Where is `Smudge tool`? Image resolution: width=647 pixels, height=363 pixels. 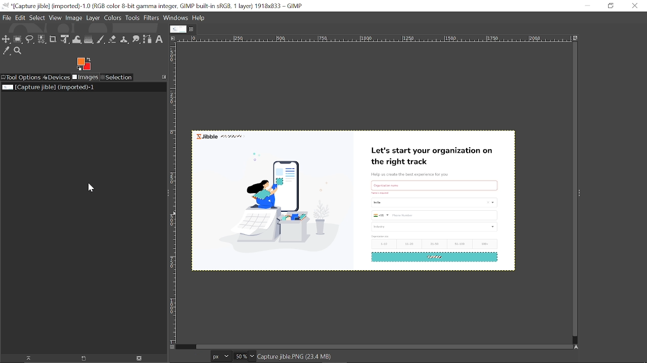 Smudge tool is located at coordinates (136, 39).